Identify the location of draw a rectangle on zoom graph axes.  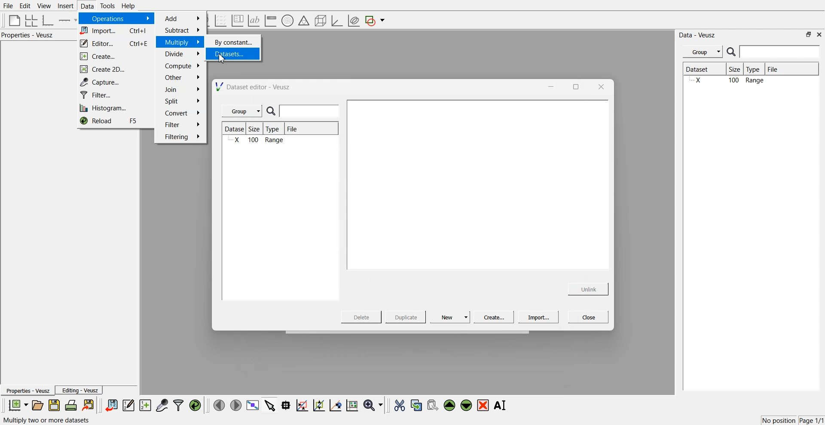
(302, 404).